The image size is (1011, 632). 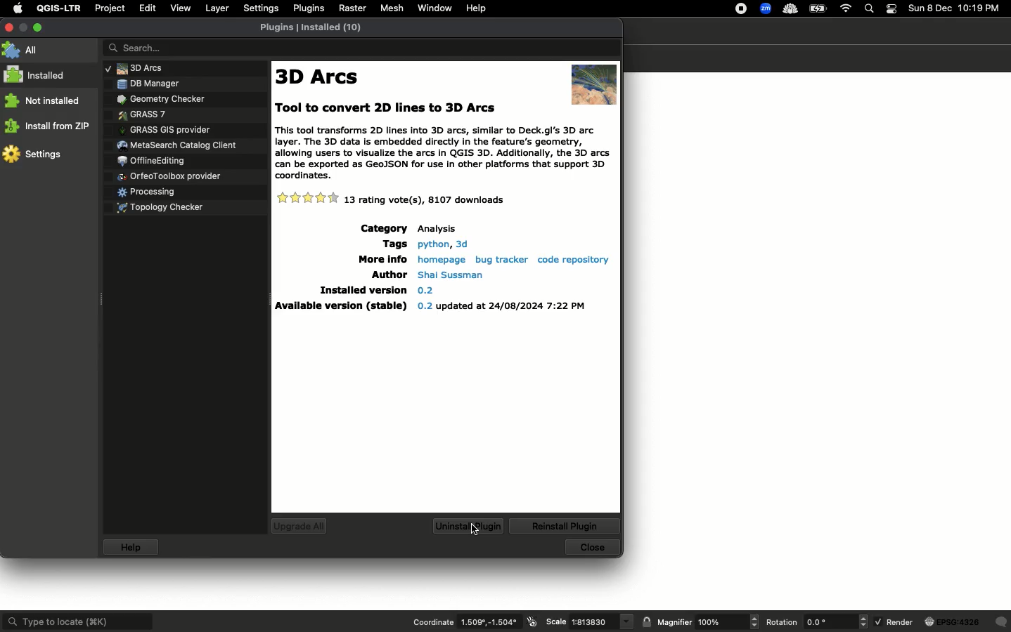 I want to click on Reinstall plugins, so click(x=565, y=526).